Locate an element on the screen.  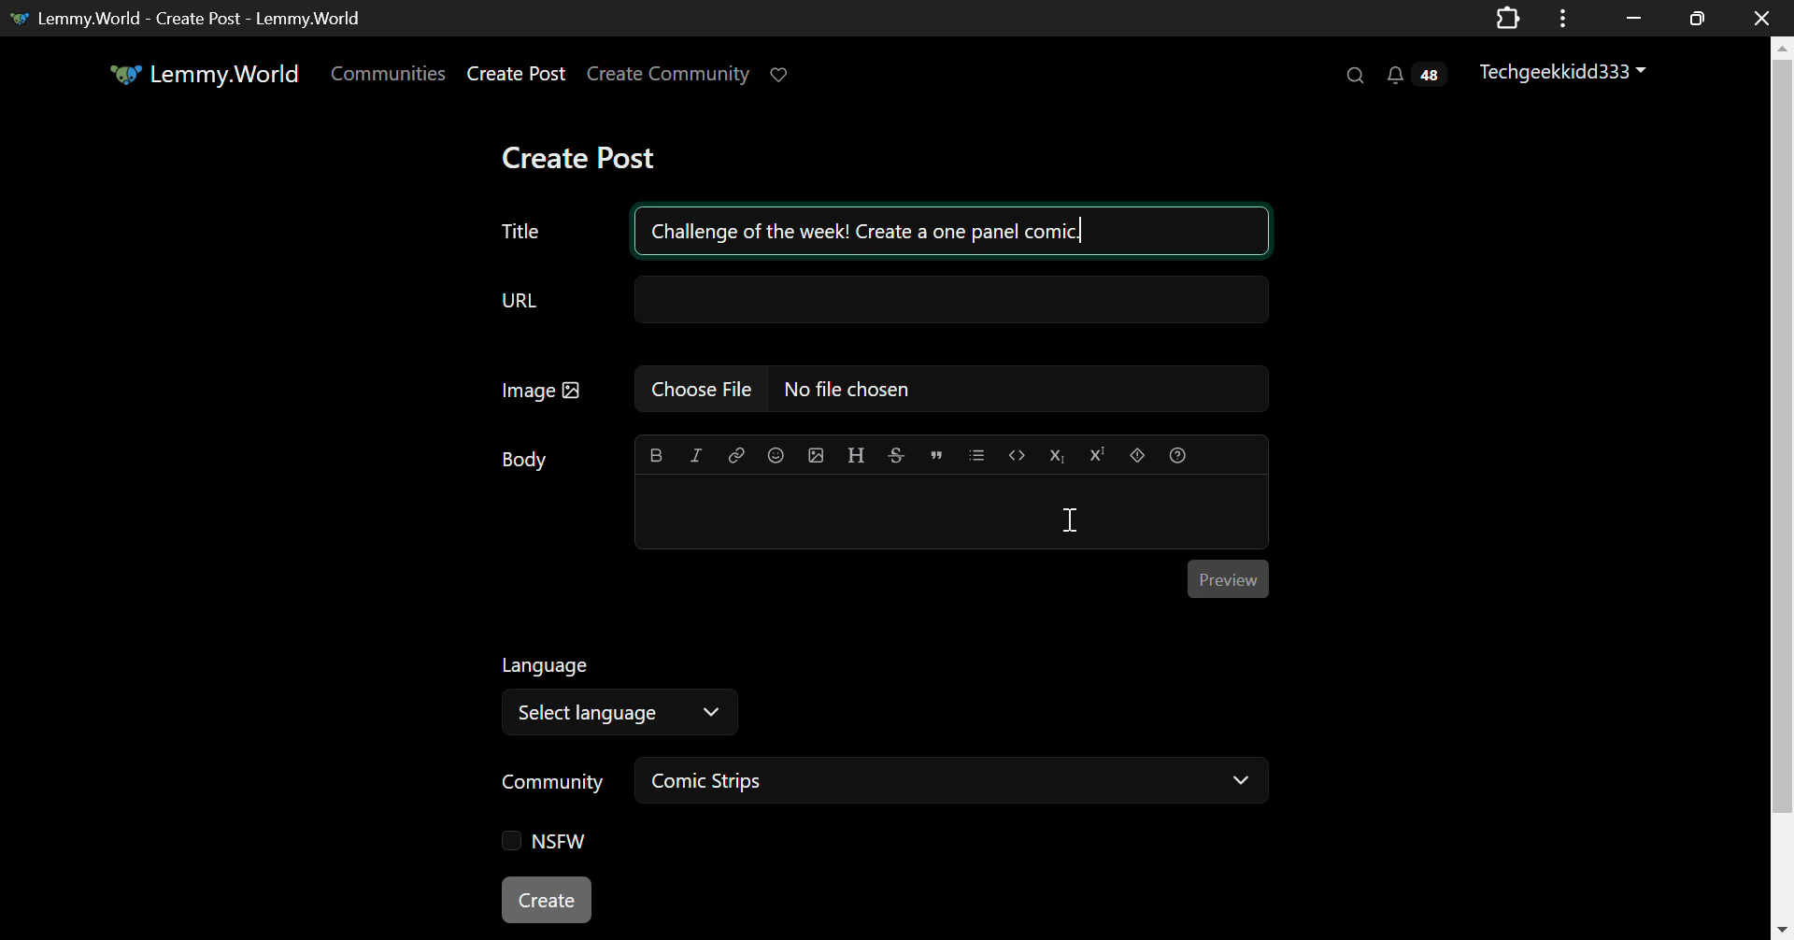
strikethrough is located at coordinates (896, 456).